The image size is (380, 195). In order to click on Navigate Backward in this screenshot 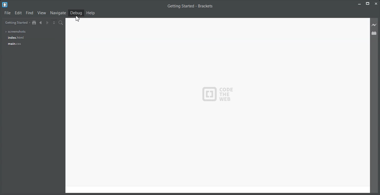, I will do `click(41, 23)`.